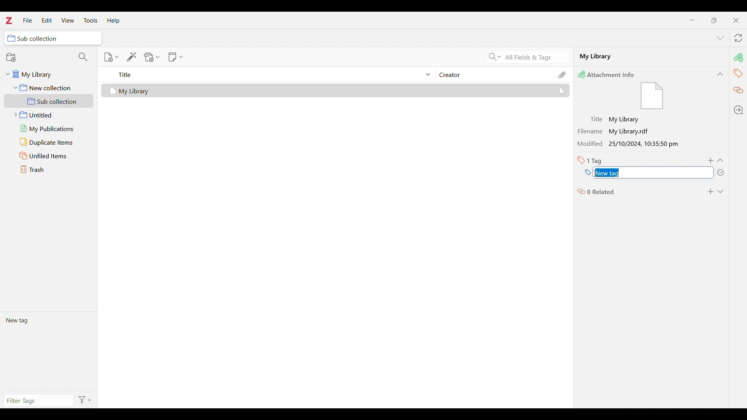 The image size is (747, 420). I want to click on Attachment Info, so click(608, 74).